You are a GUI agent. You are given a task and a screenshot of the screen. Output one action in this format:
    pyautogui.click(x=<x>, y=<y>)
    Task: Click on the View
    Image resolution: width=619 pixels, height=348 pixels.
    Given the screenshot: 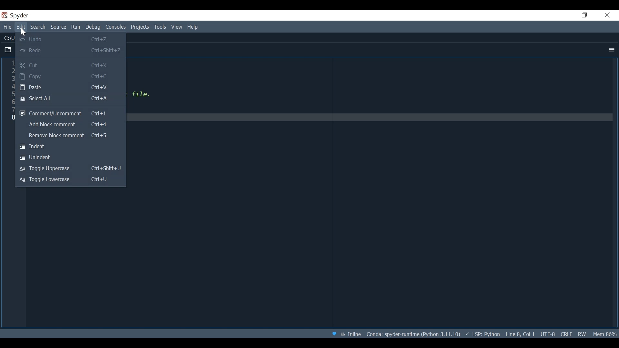 What is the action you would take?
    pyautogui.click(x=177, y=27)
    